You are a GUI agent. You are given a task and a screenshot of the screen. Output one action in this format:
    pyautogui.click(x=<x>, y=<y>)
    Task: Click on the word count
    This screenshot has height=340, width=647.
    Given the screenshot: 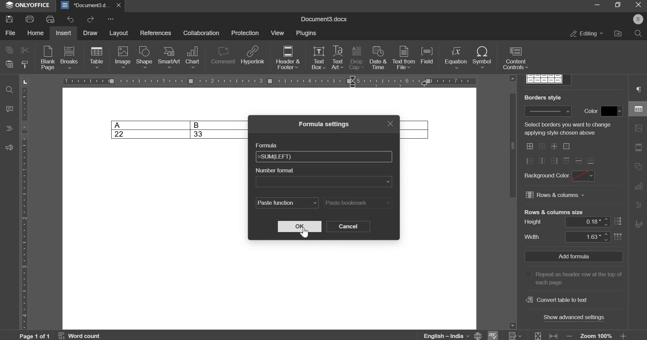 What is the action you would take?
    pyautogui.click(x=79, y=336)
    